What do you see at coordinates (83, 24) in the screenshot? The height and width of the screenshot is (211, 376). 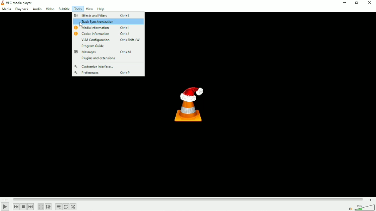 I see `Cursor` at bounding box center [83, 24].